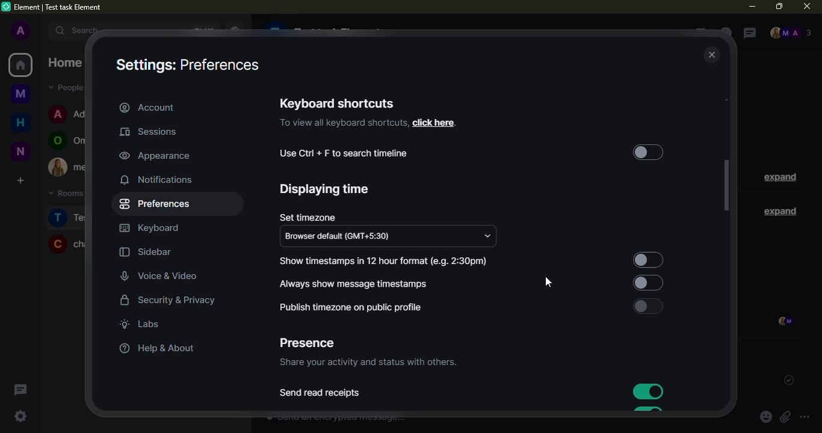 The height and width of the screenshot is (433, 822). What do you see at coordinates (648, 153) in the screenshot?
I see `enable` at bounding box center [648, 153].